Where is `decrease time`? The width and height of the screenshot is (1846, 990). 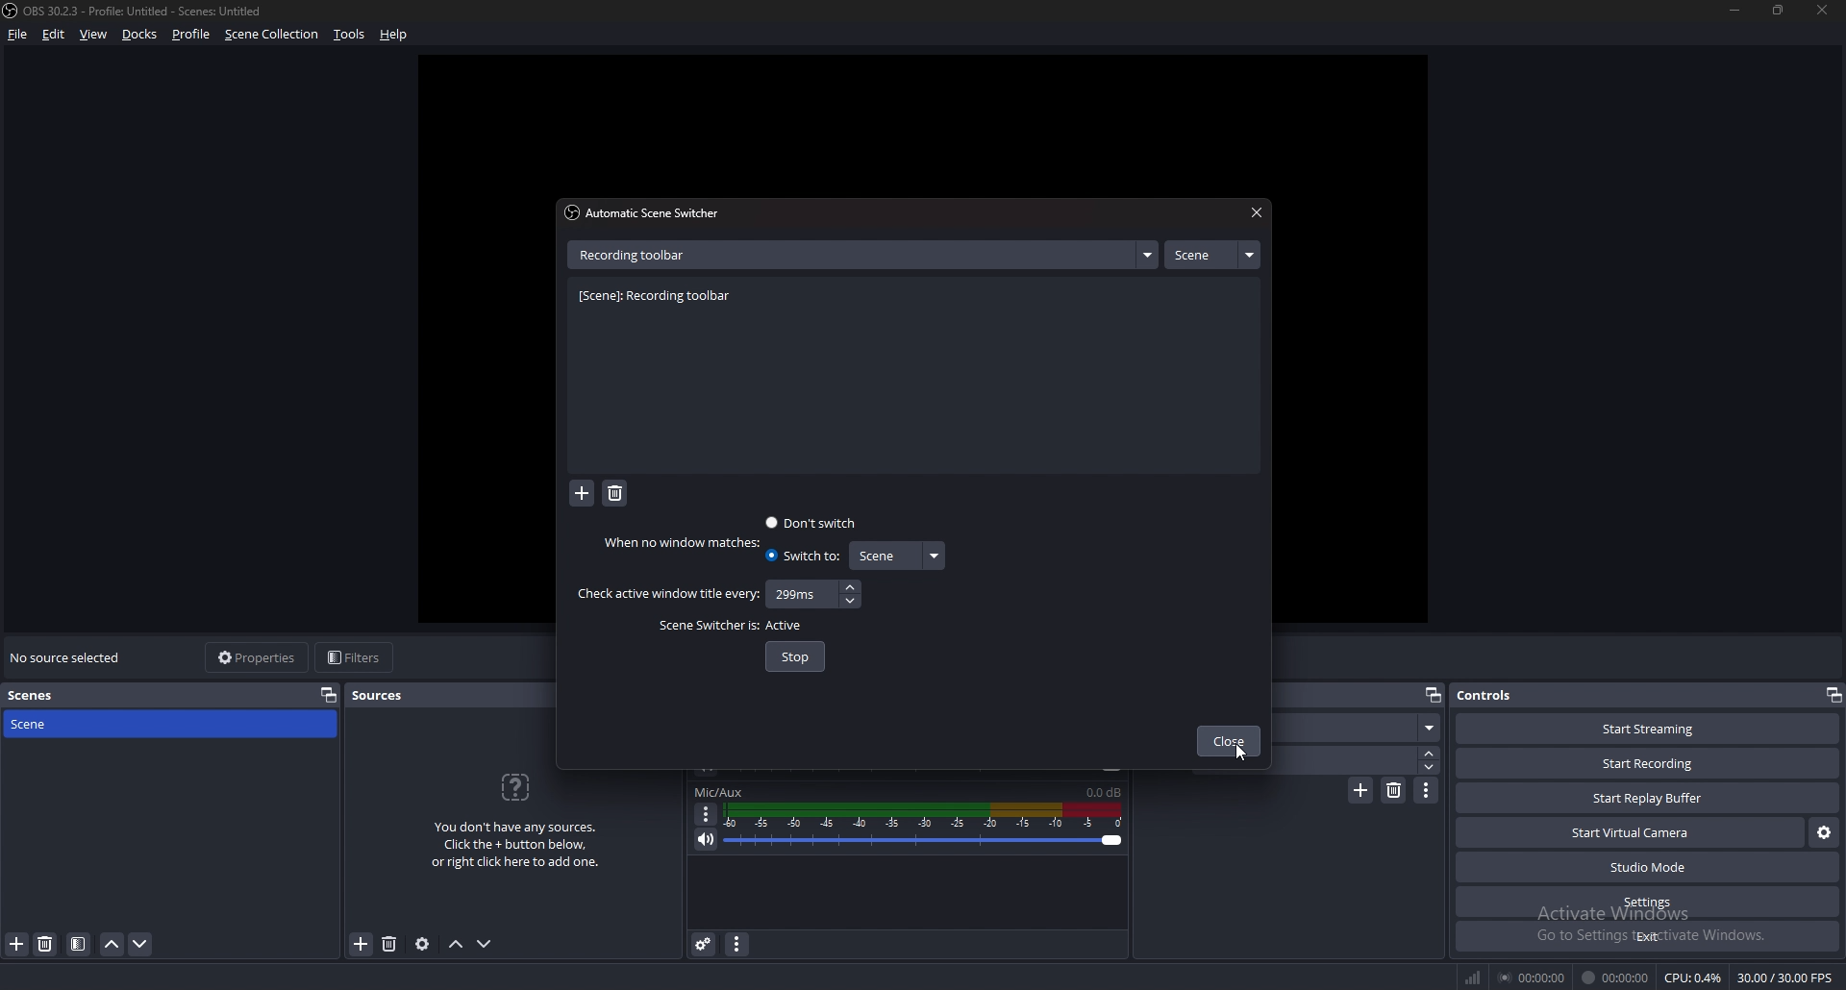 decrease time is located at coordinates (853, 600).